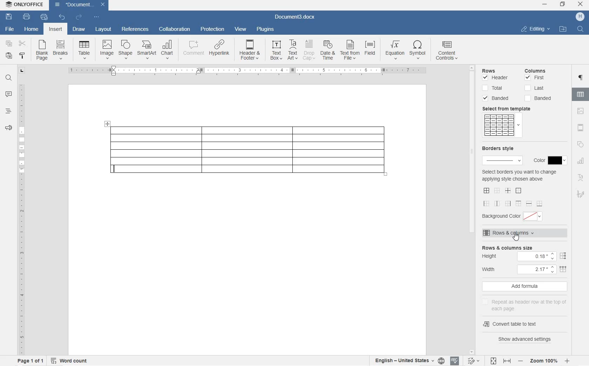 The height and width of the screenshot is (366, 589). Describe the element at coordinates (535, 78) in the screenshot. I see `First` at that location.